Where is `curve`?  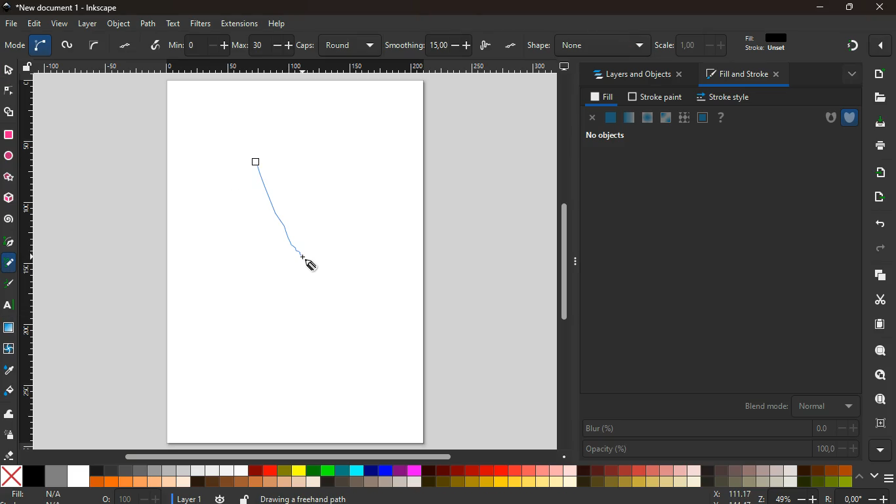 curve is located at coordinates (40, 46).